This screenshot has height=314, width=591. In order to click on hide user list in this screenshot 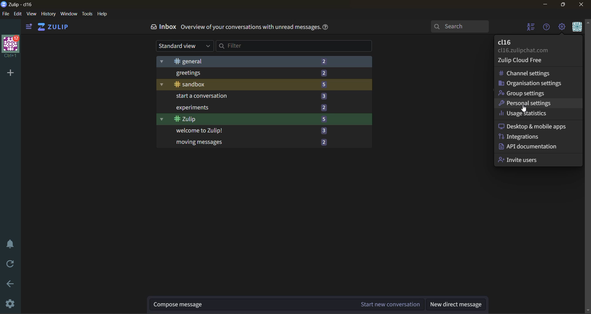, I will do `click(532, 28)`.